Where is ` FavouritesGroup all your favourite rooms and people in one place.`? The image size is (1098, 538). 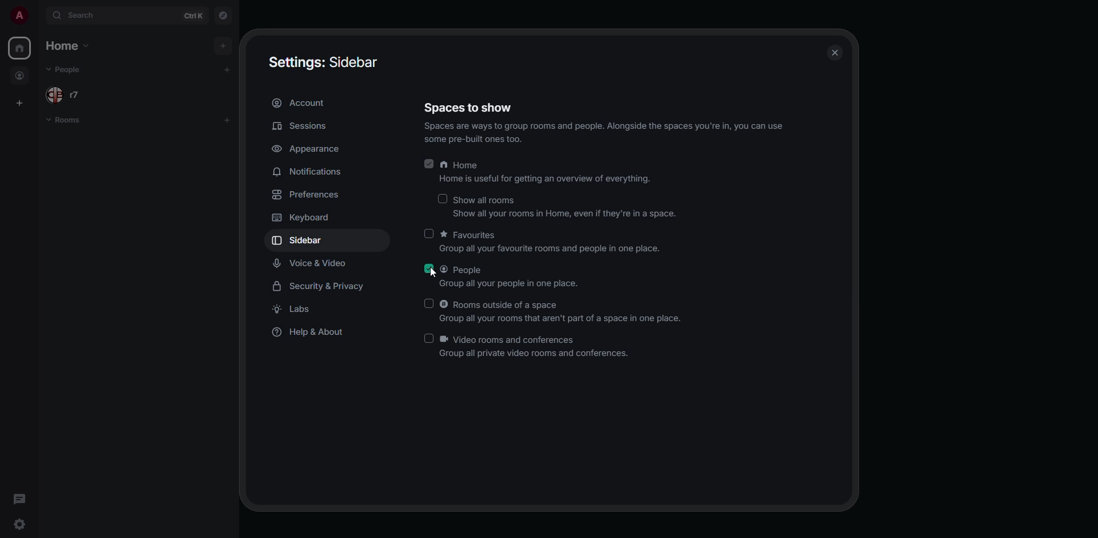  FavouritesGroup all your favourite rooms and people in one place. is located at coordinates (543, 240).